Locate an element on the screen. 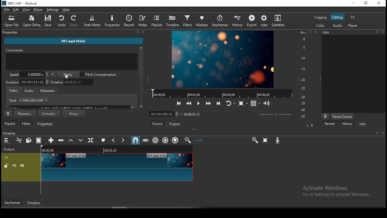 The image size is (387, 218). edit is located at coordinates (17, 10).